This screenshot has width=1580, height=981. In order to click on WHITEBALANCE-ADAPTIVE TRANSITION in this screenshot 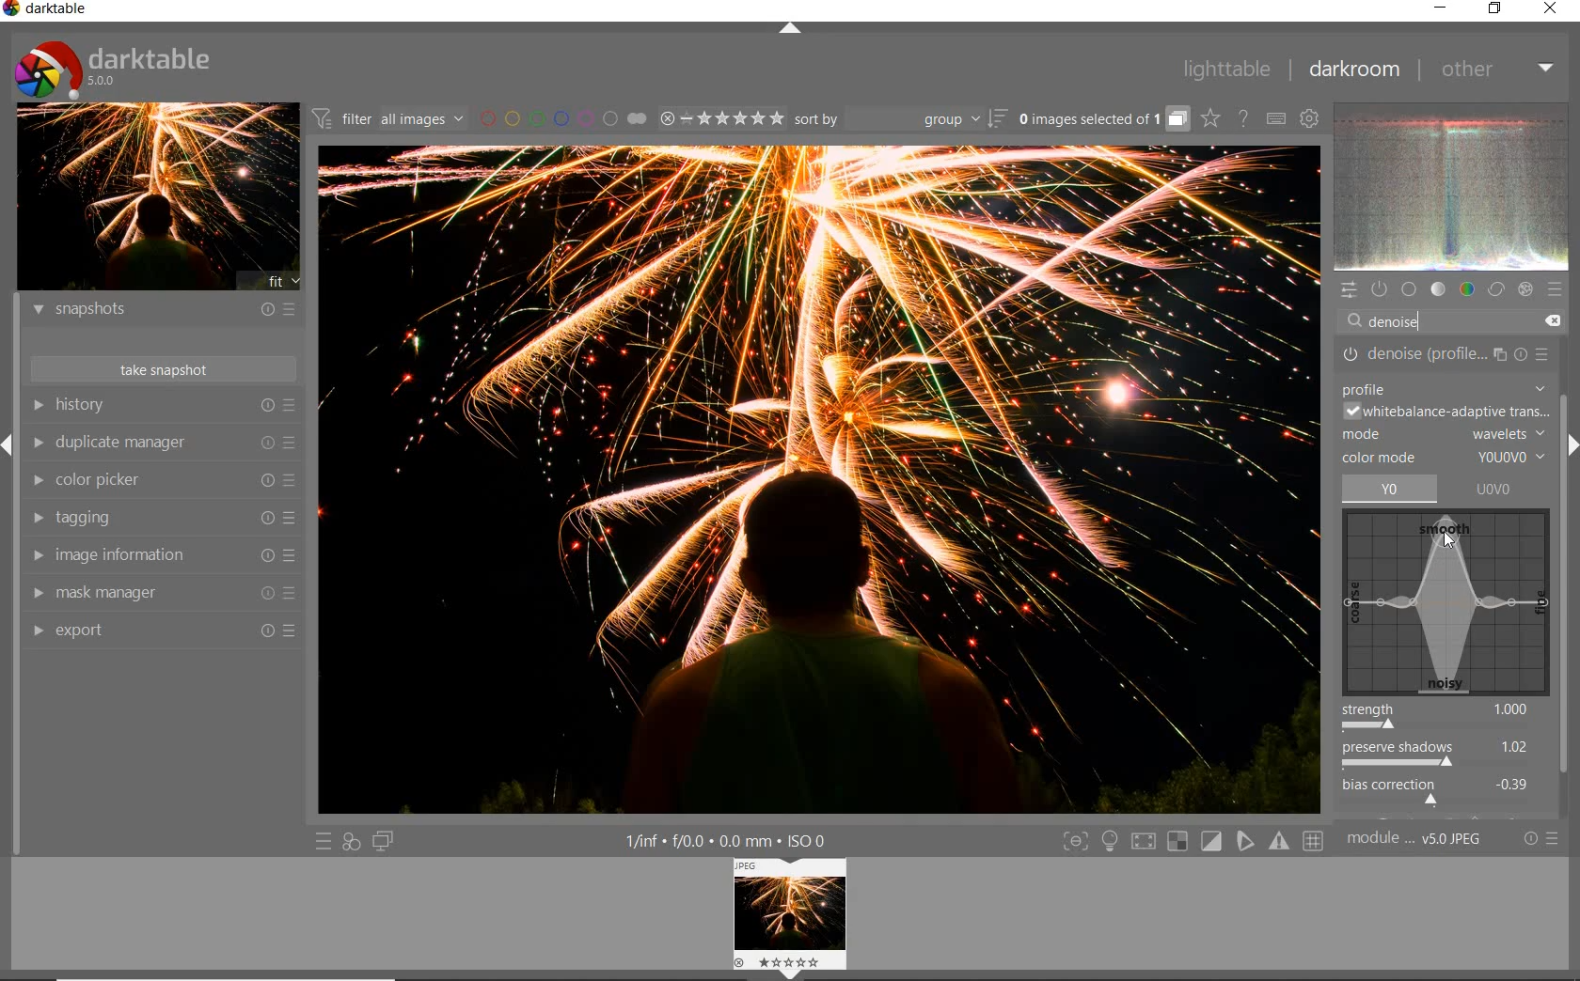, I will do `click(1445, 413)`.